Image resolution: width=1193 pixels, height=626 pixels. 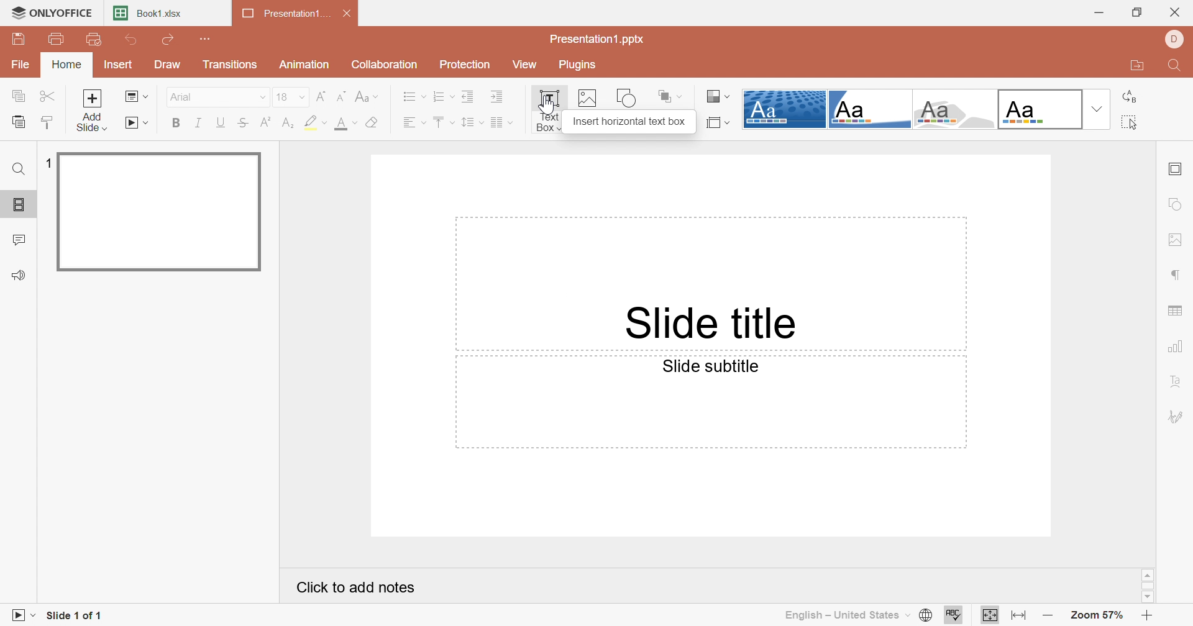 What do you see at coordinates (953, 109) in the screenshot?
I see `Turtle` at bounding box center [953, 109].